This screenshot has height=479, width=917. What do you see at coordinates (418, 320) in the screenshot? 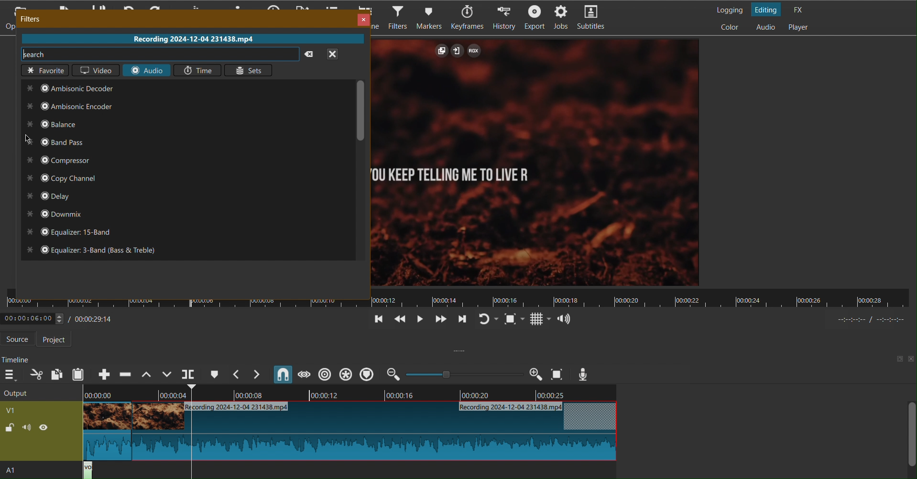
I see `Play` at bounding box center [418, 320].